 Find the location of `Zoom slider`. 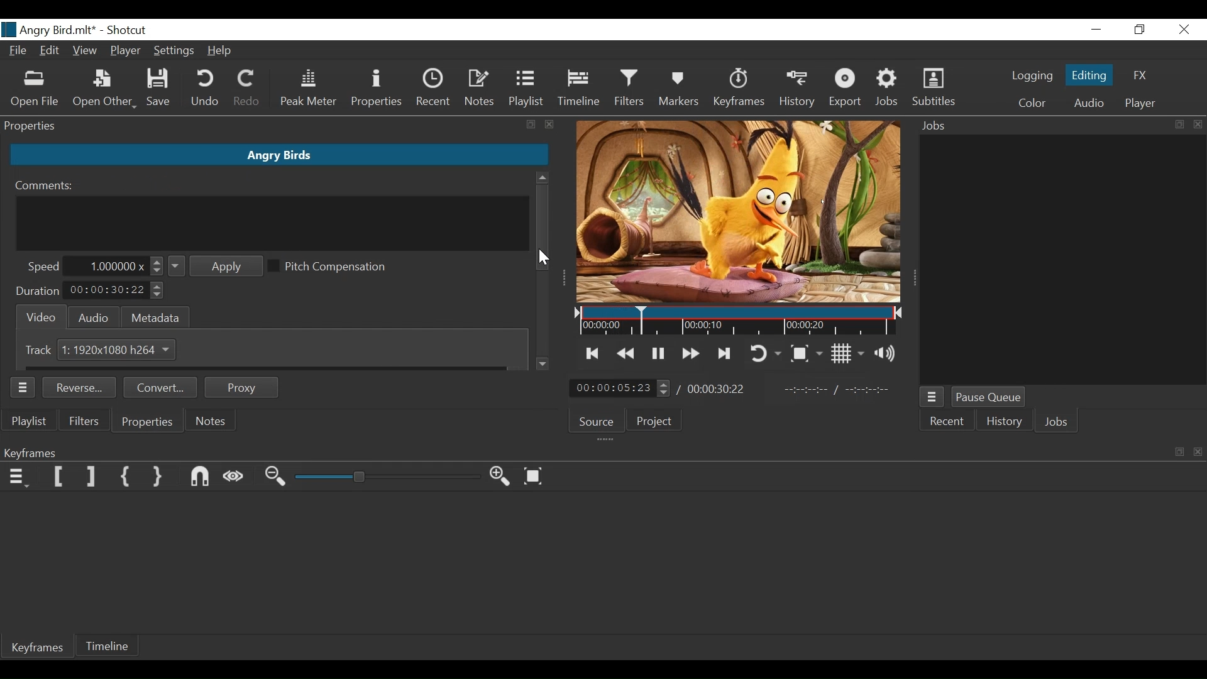

Zoom slider is located at coordinates (387, 478).